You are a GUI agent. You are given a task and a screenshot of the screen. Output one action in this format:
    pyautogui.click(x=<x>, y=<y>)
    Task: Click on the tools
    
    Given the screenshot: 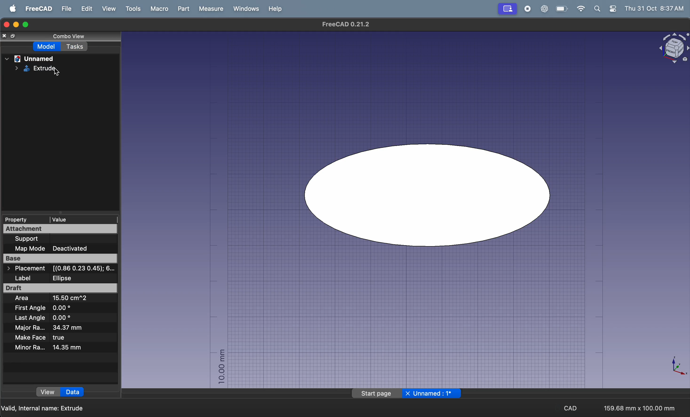 What is the action you would take?
    pyautogui.click(x=131, y=9)
    